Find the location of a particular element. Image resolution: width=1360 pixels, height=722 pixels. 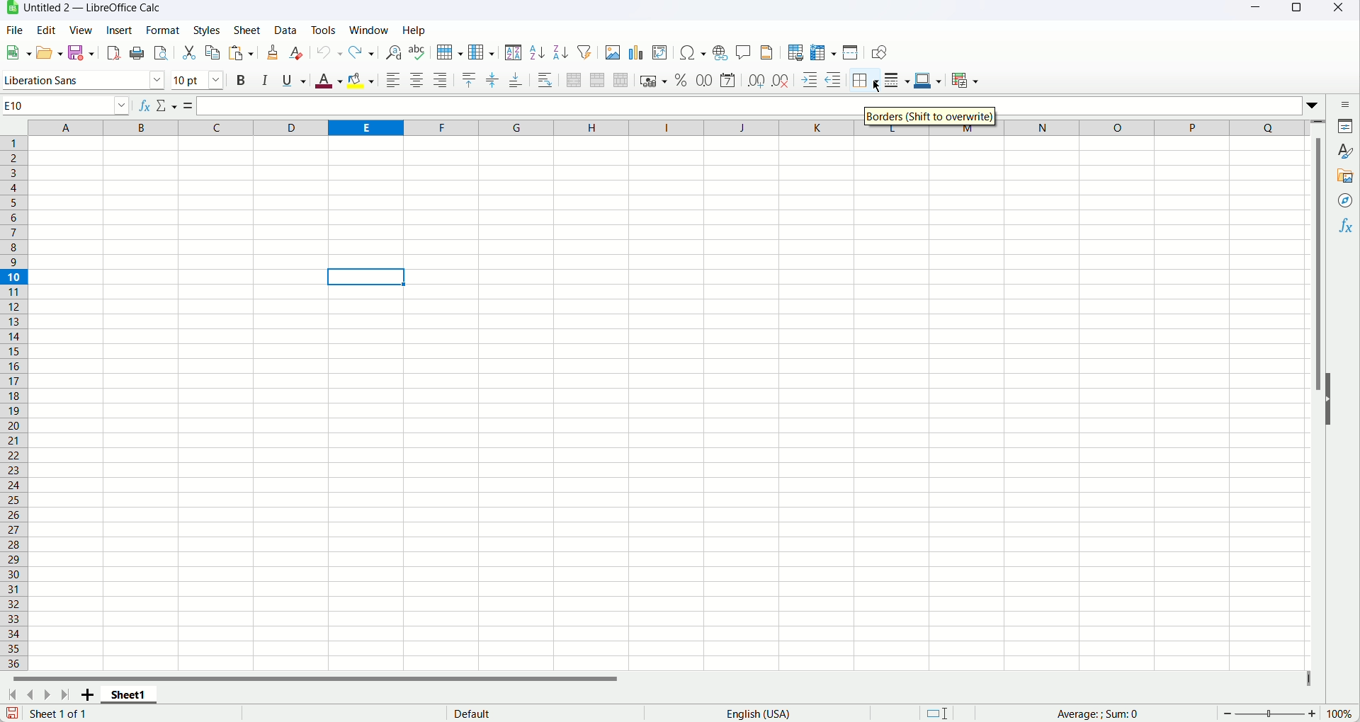

Minimize is located at coordinates (1254, 11).